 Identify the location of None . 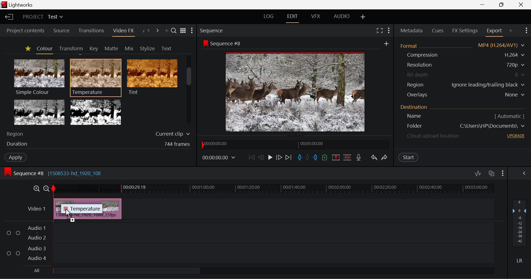
(515, 95).